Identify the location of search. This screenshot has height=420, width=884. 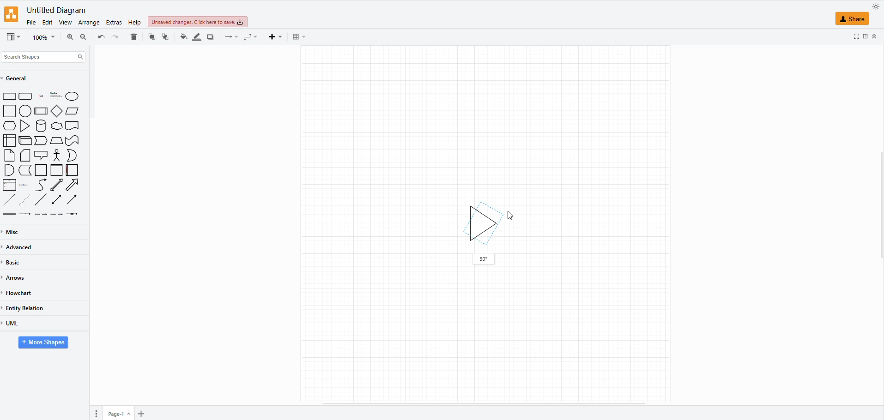
(45, 55).